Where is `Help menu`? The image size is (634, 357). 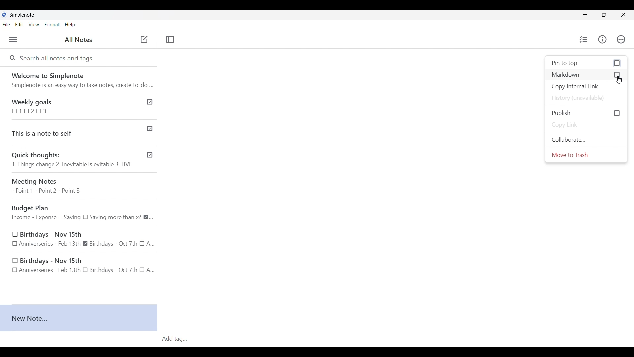
Help menu is located at coordinates (70, 25).